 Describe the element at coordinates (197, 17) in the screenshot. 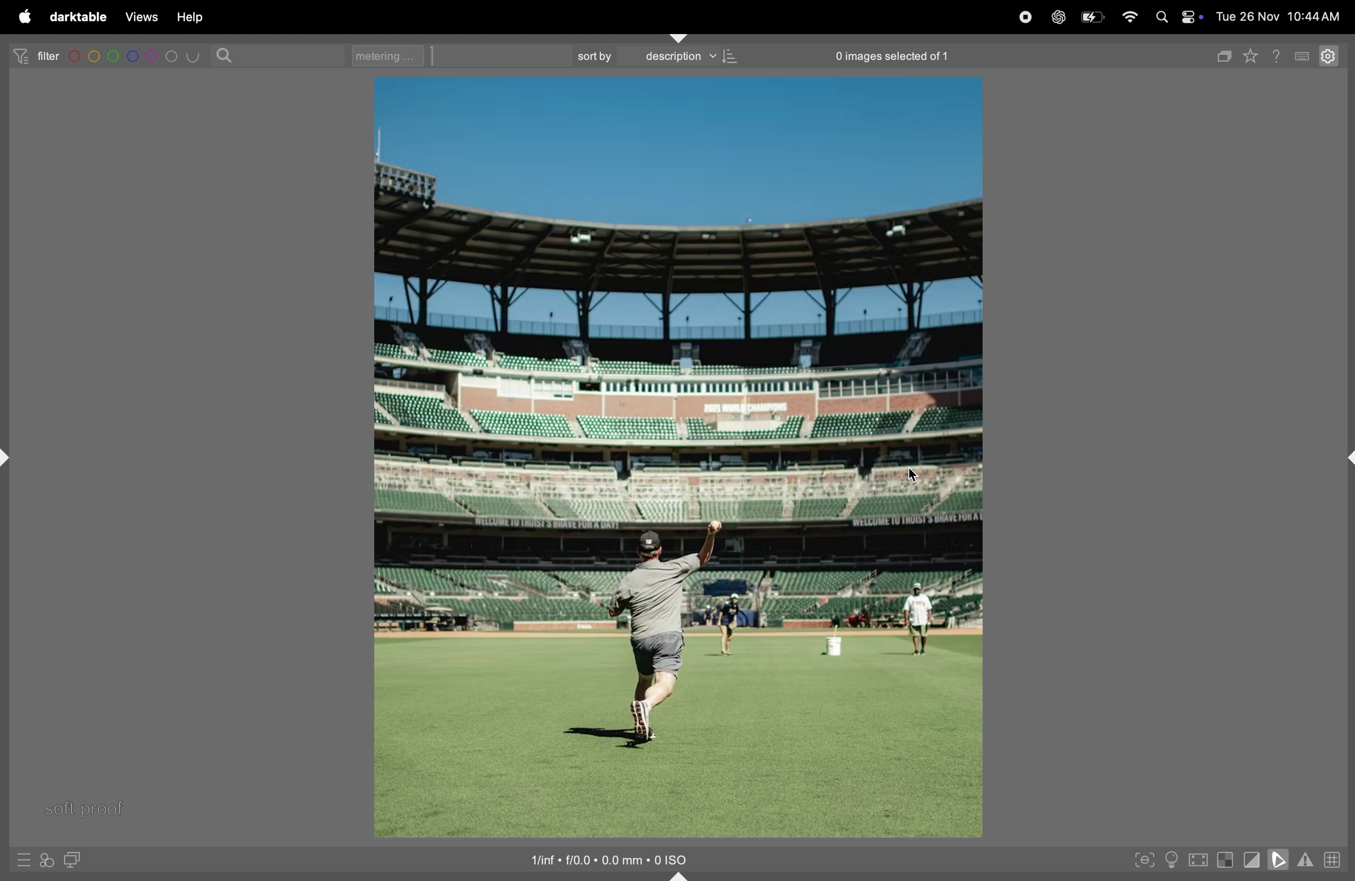

I see `help` at that location.